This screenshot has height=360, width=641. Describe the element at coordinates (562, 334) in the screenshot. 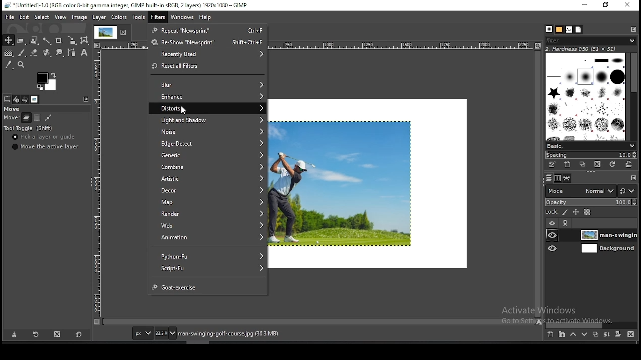

I see `create a new layer group` at that location.